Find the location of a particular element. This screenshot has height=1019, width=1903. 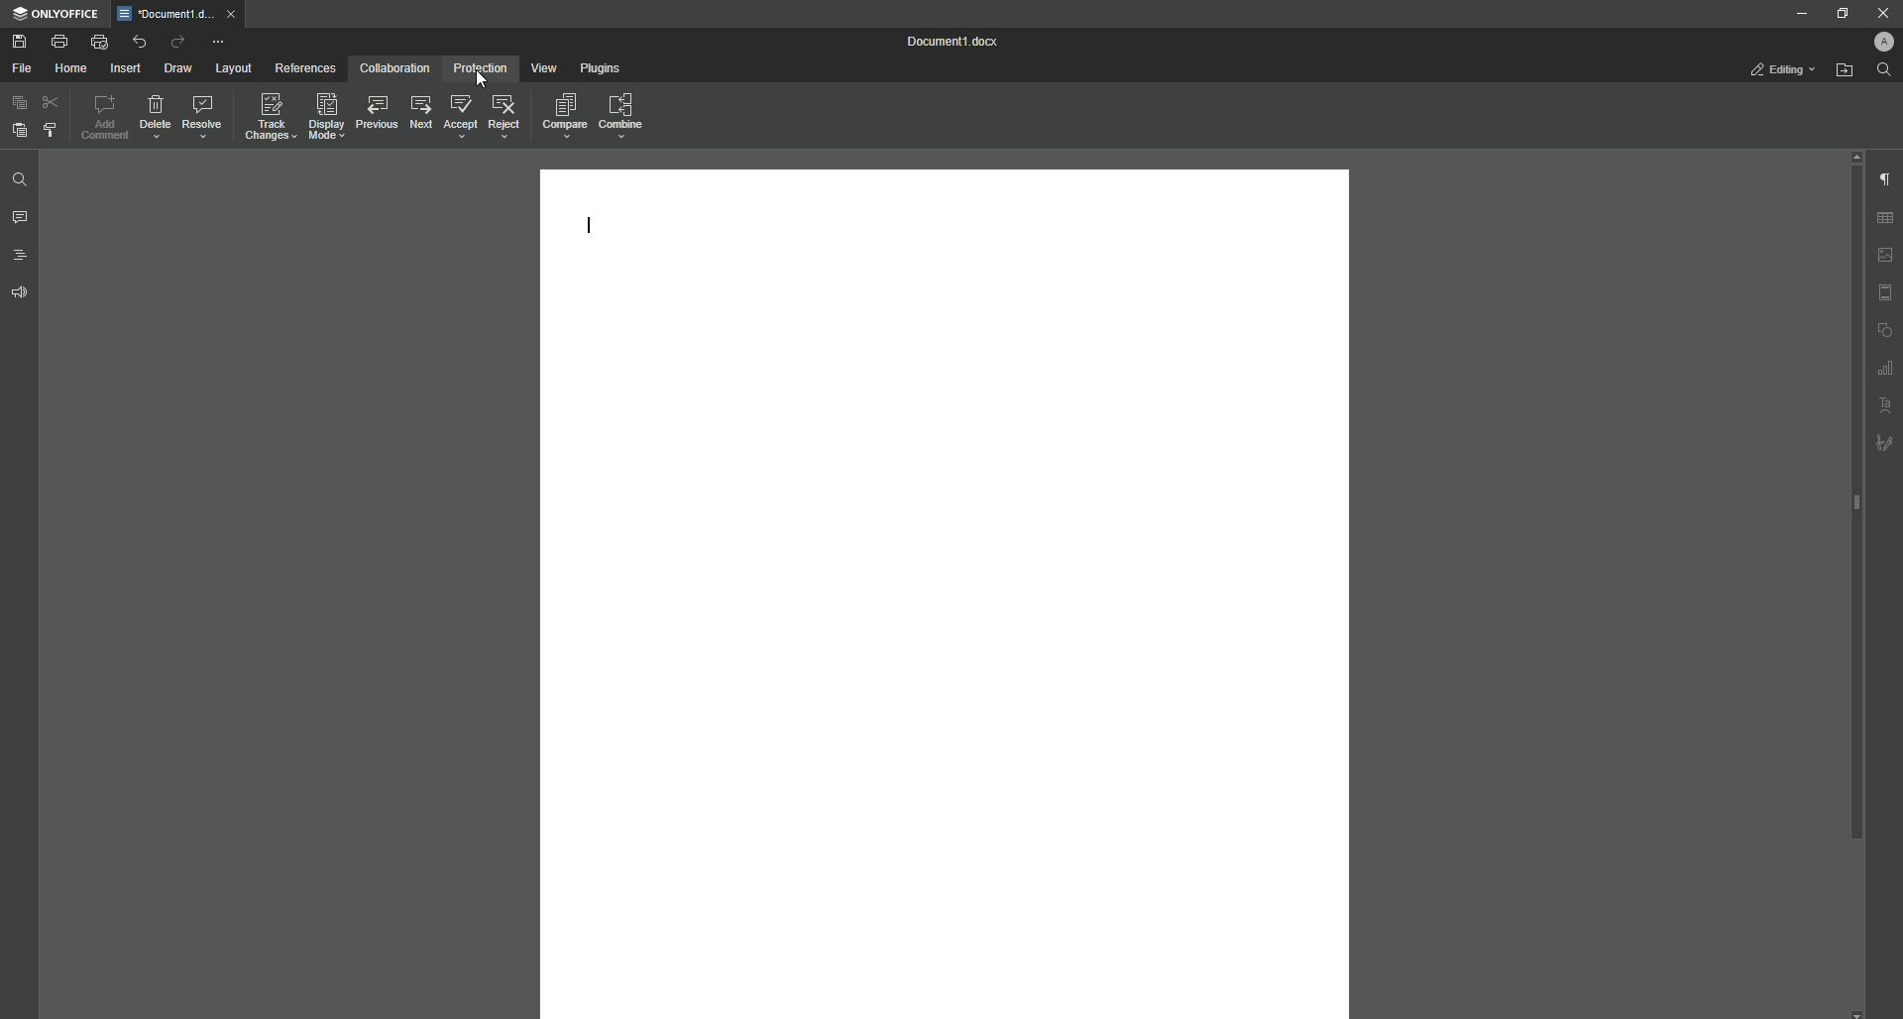

Cut is located at coordinates (53, 105).